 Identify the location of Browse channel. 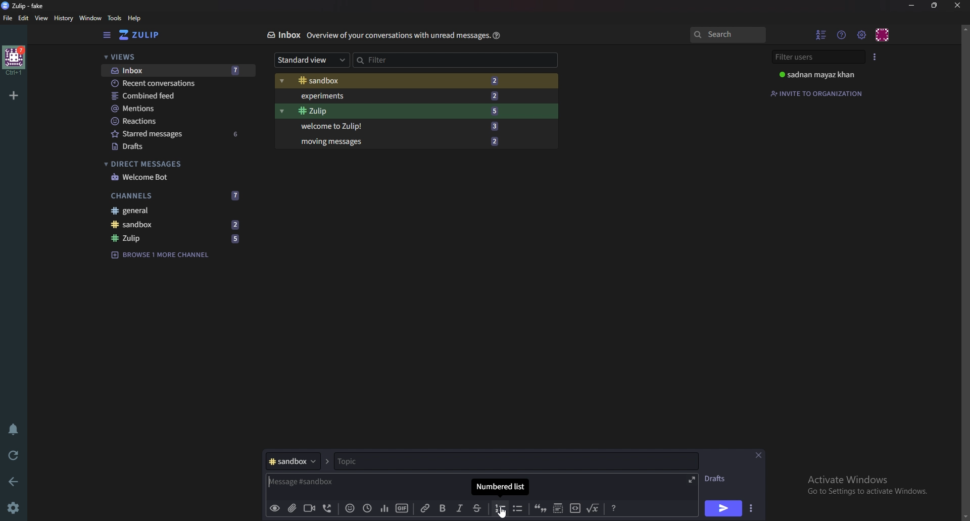
(166, 254).